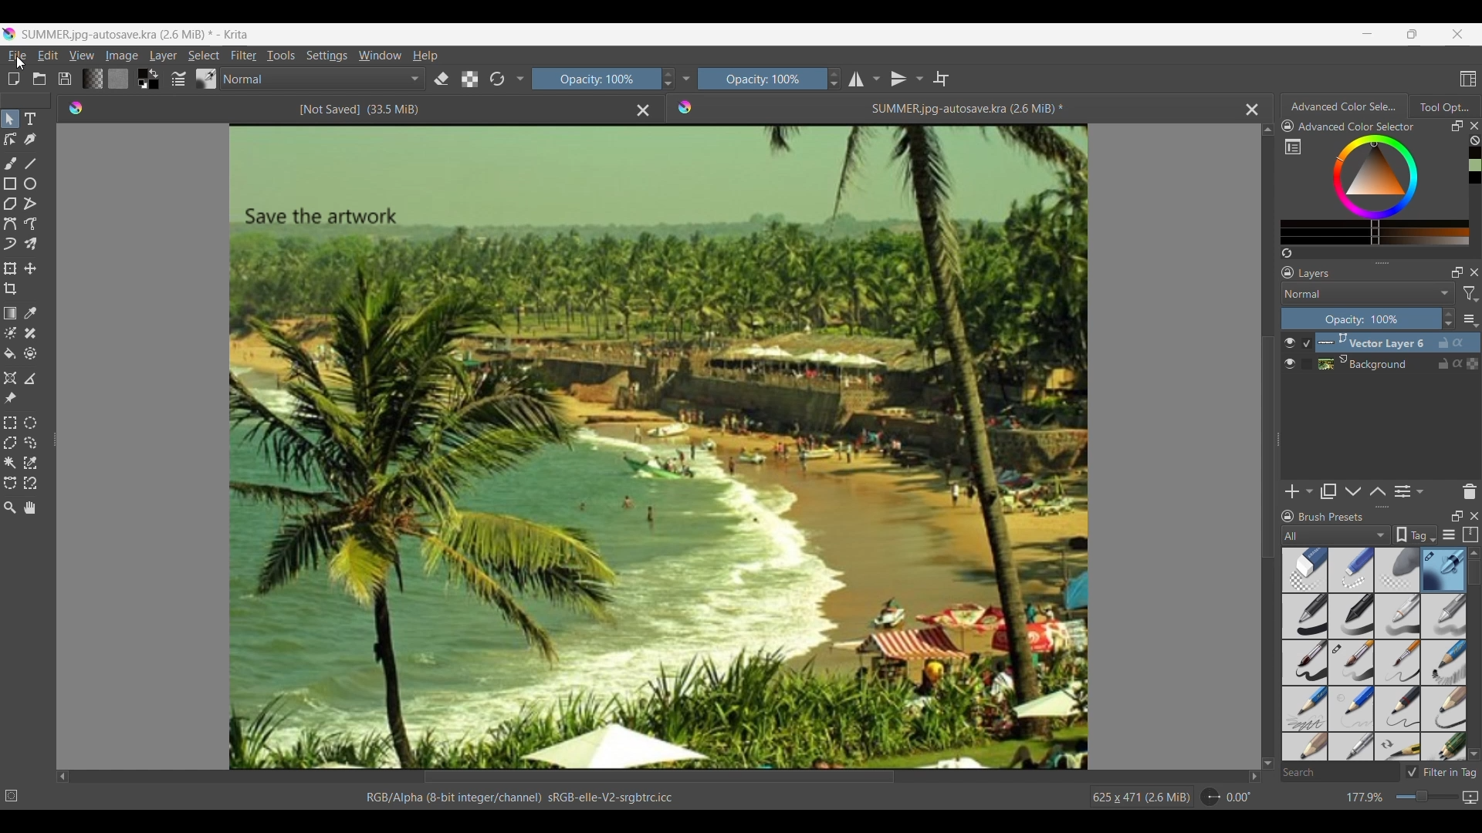  Describe the element at coordinates (1353, 491) in the screenshot. I see `Move layer/mask down` at that location.